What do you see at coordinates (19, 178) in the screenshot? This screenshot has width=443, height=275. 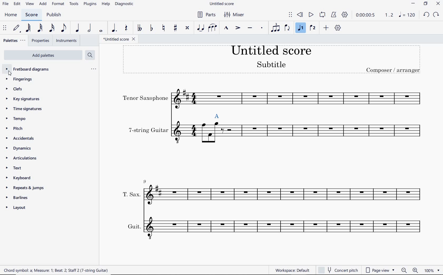 I see `KEYBOARD` at bounding box center [19, 178].